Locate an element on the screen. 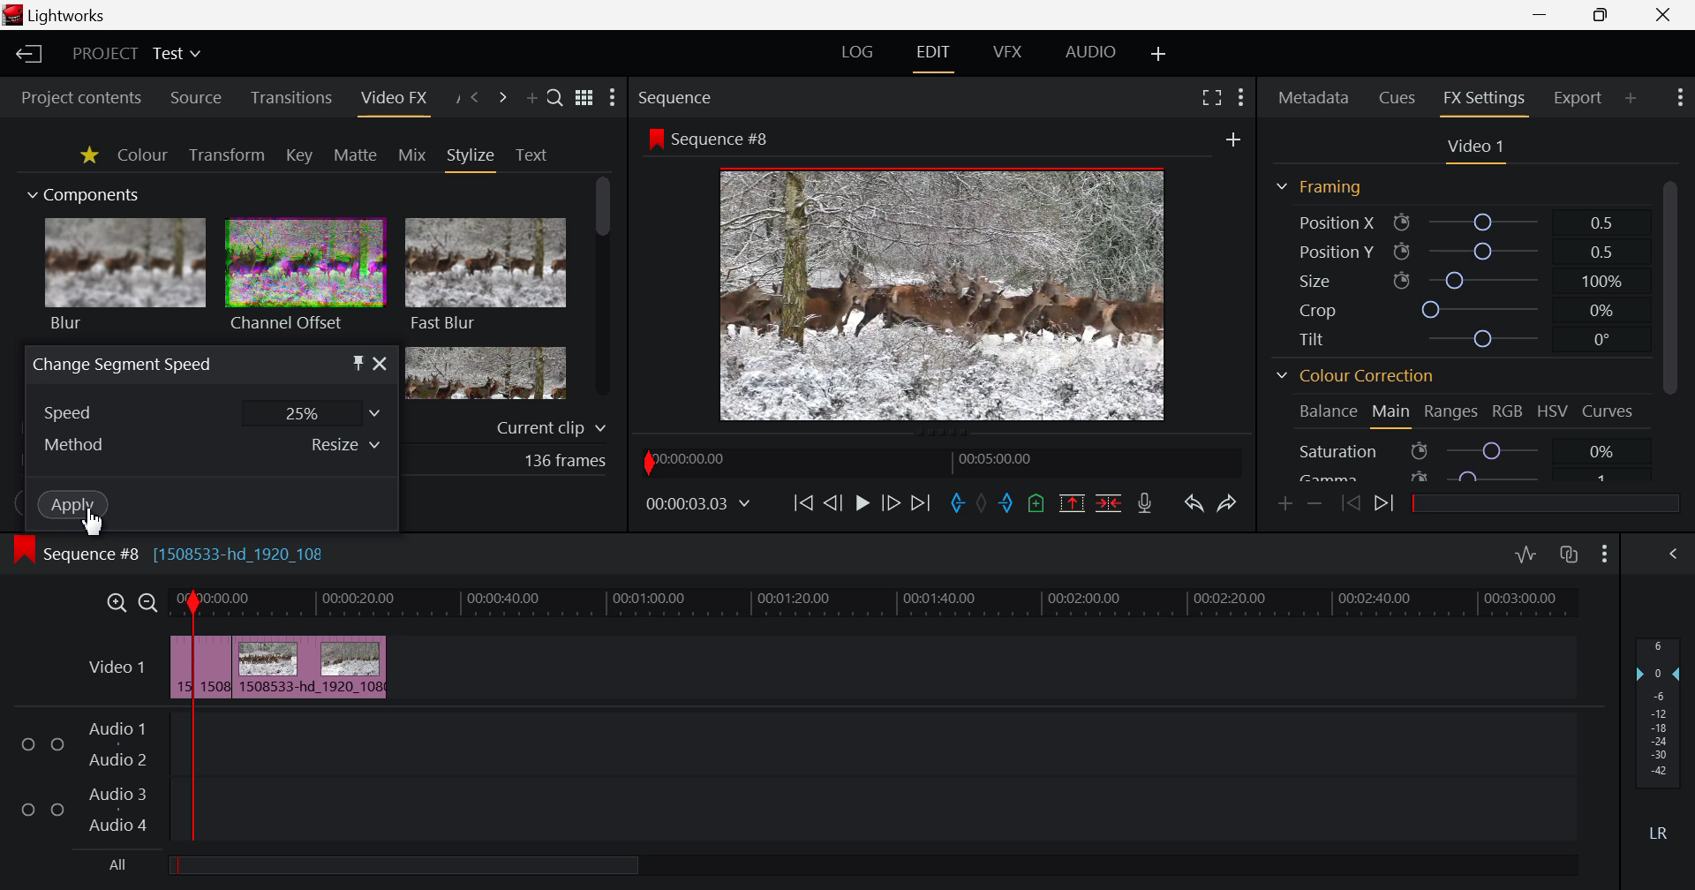 Image resolution: width=1695 pixels, height=890 pixels. Mark Out is located at coordinates (1011, 505).